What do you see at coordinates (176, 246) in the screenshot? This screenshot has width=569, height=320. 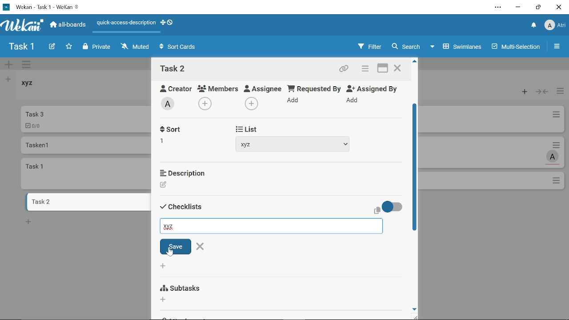 I see `Save checklist` at bounding box center [176, 246].